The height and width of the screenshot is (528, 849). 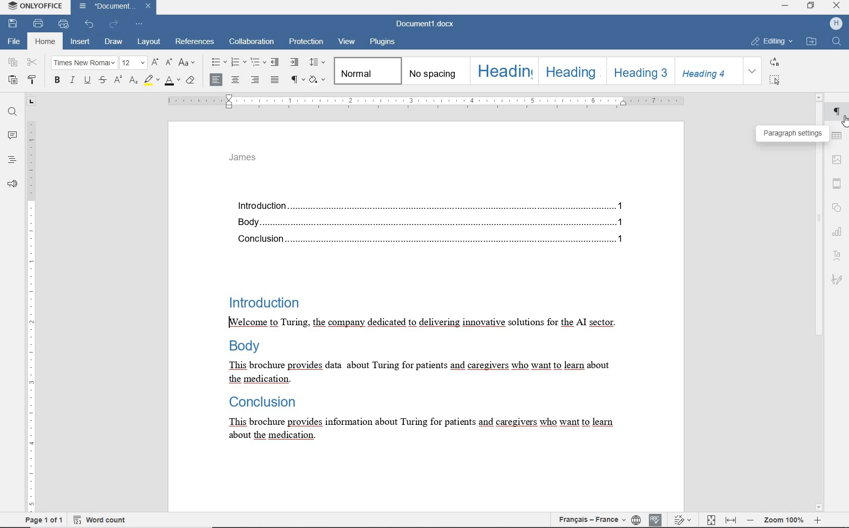 What do you see at coordinates (215, 79) in the screenshot?
I see `align center` at bounding box center [215, 79].